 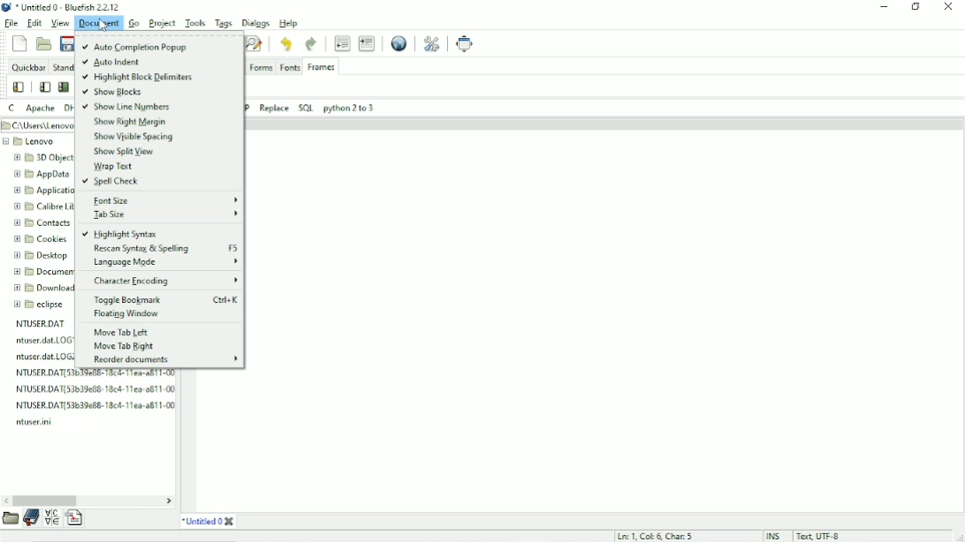 I want to click on Toggle bookmark, so click(x=166, y=300).